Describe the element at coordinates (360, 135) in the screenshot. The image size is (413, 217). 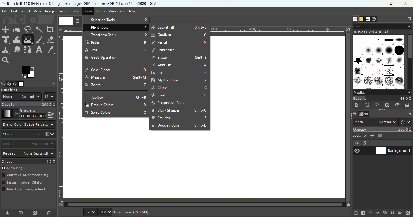
I see `Lock pixels` at that location.